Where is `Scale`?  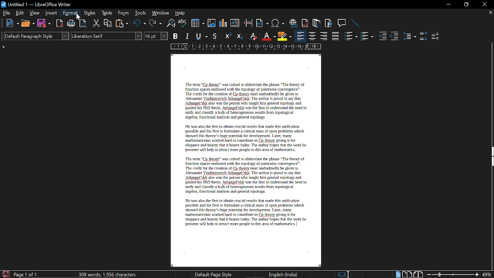 Scale is located at coordinates (246, 47).